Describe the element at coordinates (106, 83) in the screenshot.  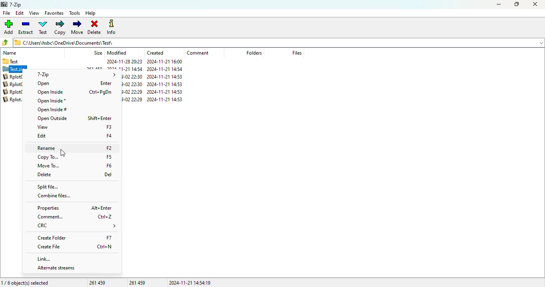
I see `Enter` at that location.